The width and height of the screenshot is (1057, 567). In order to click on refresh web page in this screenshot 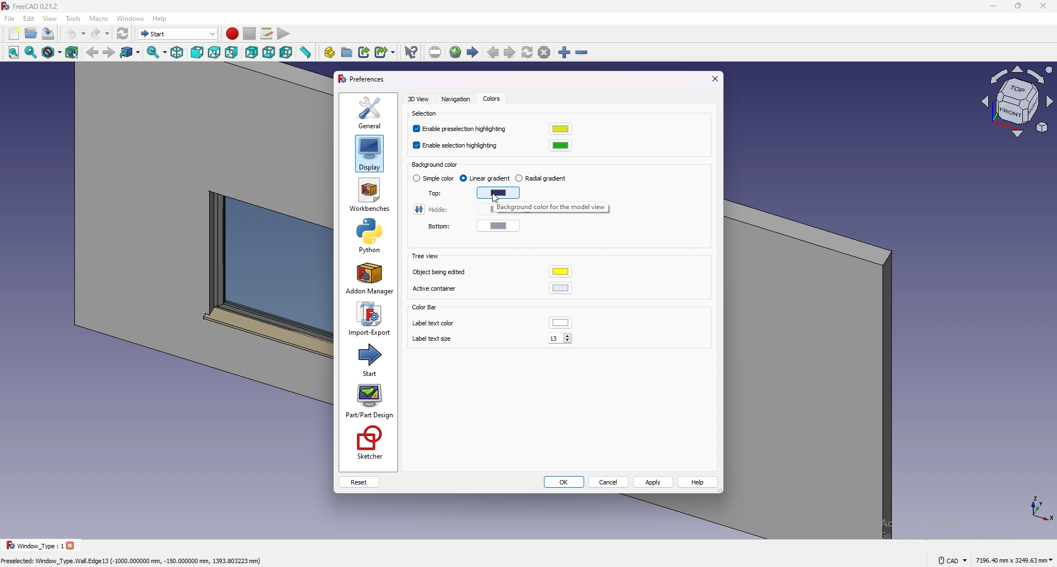, I will do `click(528, 52)`.